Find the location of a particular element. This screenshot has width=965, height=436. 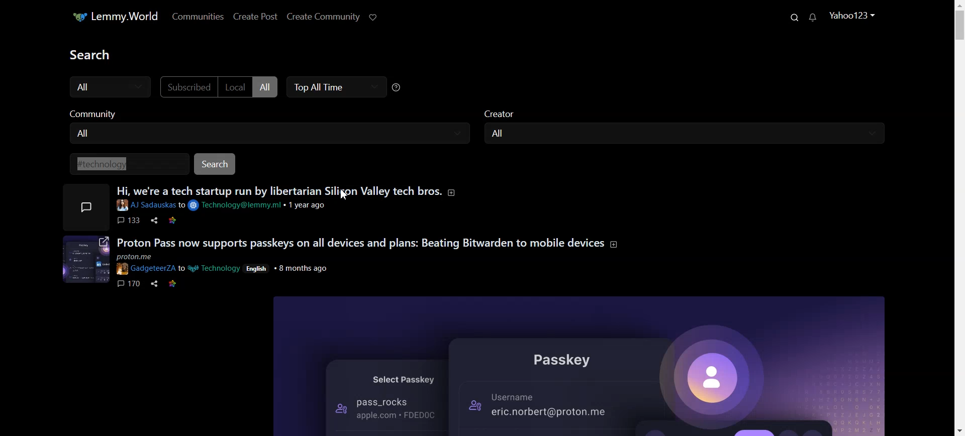

Top All Time is located at coordinates (336, 87).